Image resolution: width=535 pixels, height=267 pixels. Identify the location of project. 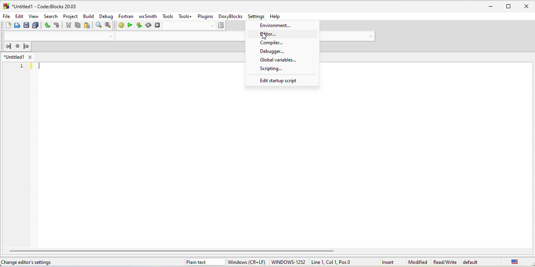
(70, 16).